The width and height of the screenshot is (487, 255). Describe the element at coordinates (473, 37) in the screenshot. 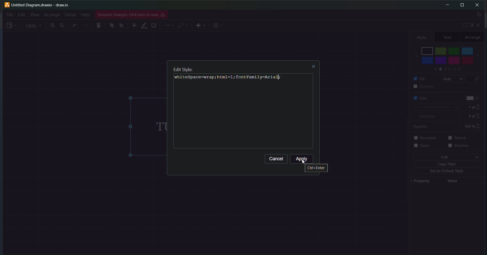

I see `arrange` at that location.